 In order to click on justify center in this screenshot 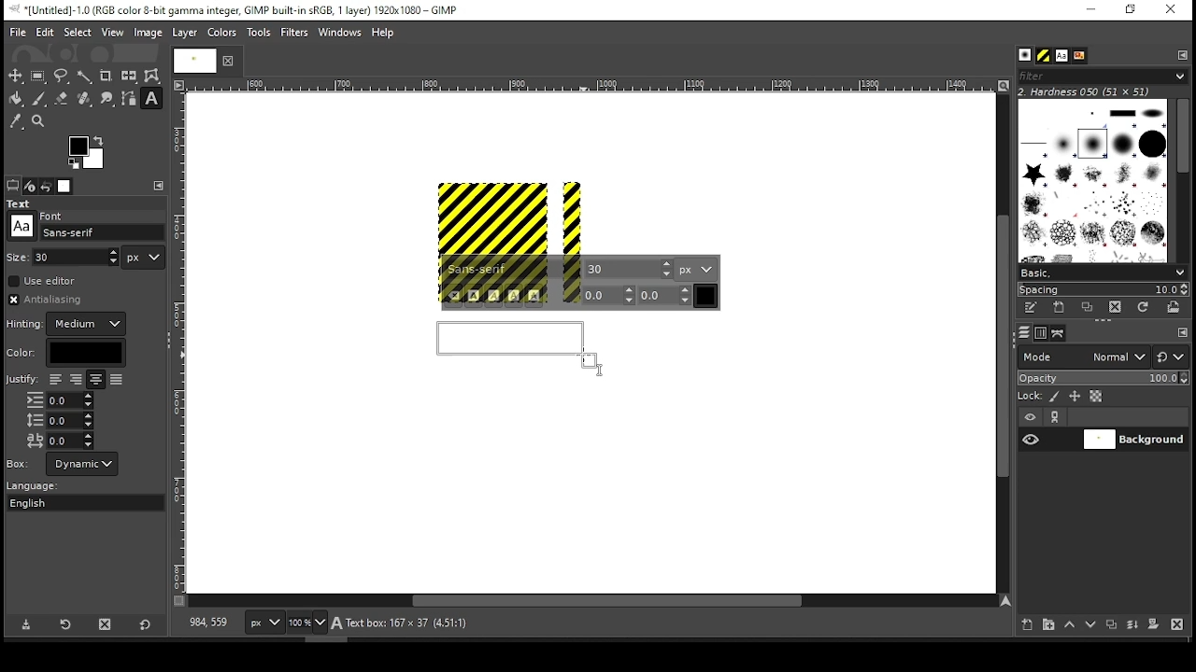, I will do `click(95, 380)`.